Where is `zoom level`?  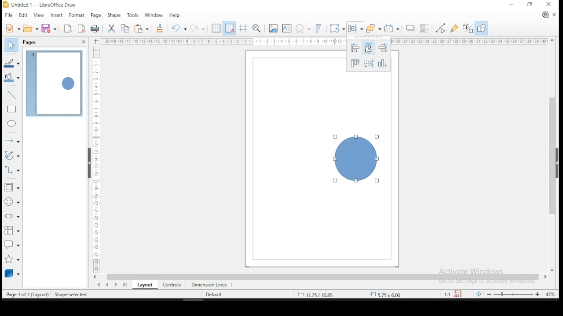
zoom level is located at coordinates (550, 295).